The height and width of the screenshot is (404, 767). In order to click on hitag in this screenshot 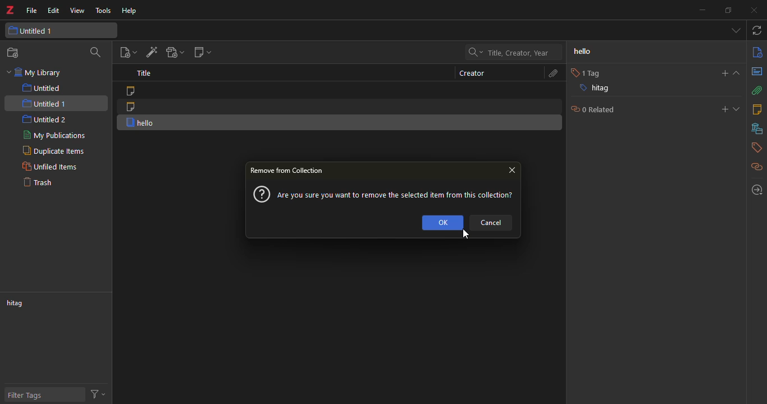, I will do `click(593, 90)`.